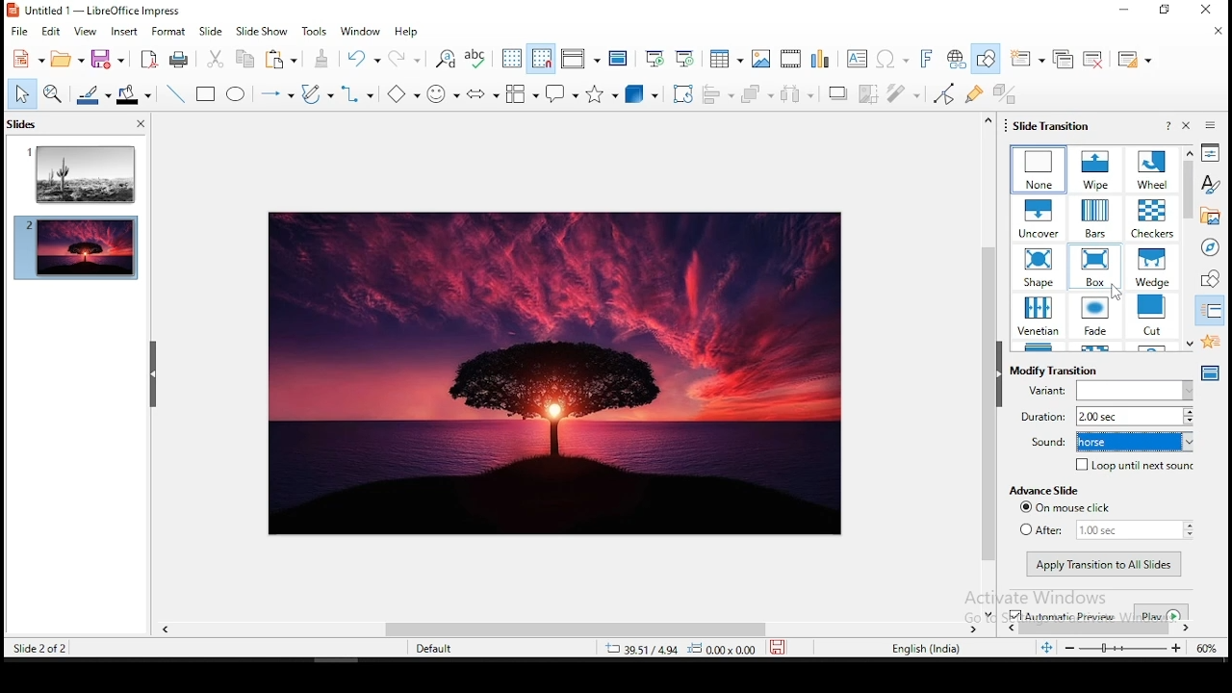  Describe the element at coordinates (776, 651) in the screenshot. I see `save` at that location.